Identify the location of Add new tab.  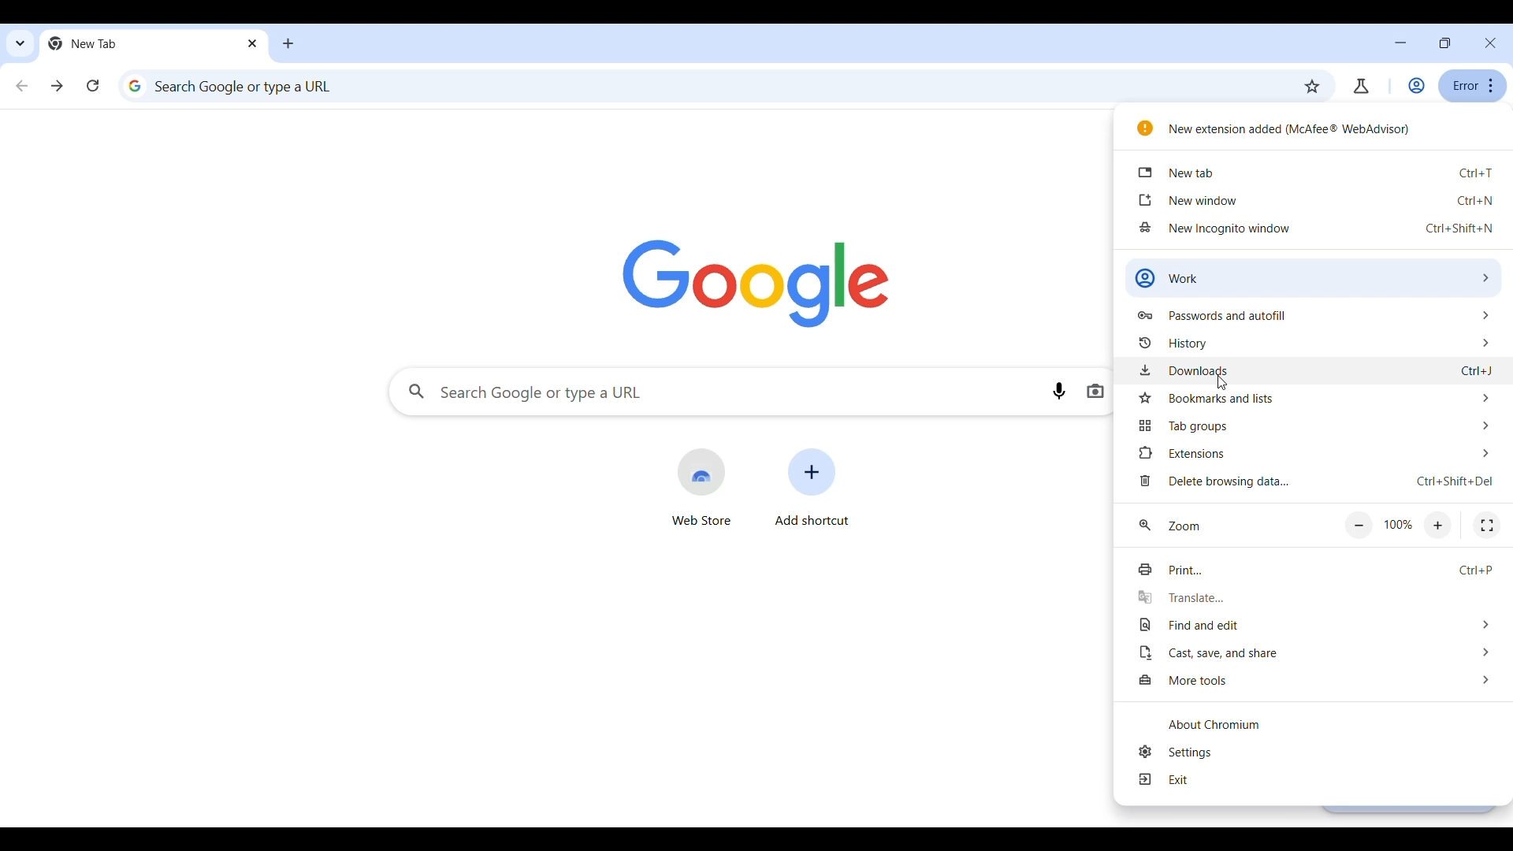
(288, 44).